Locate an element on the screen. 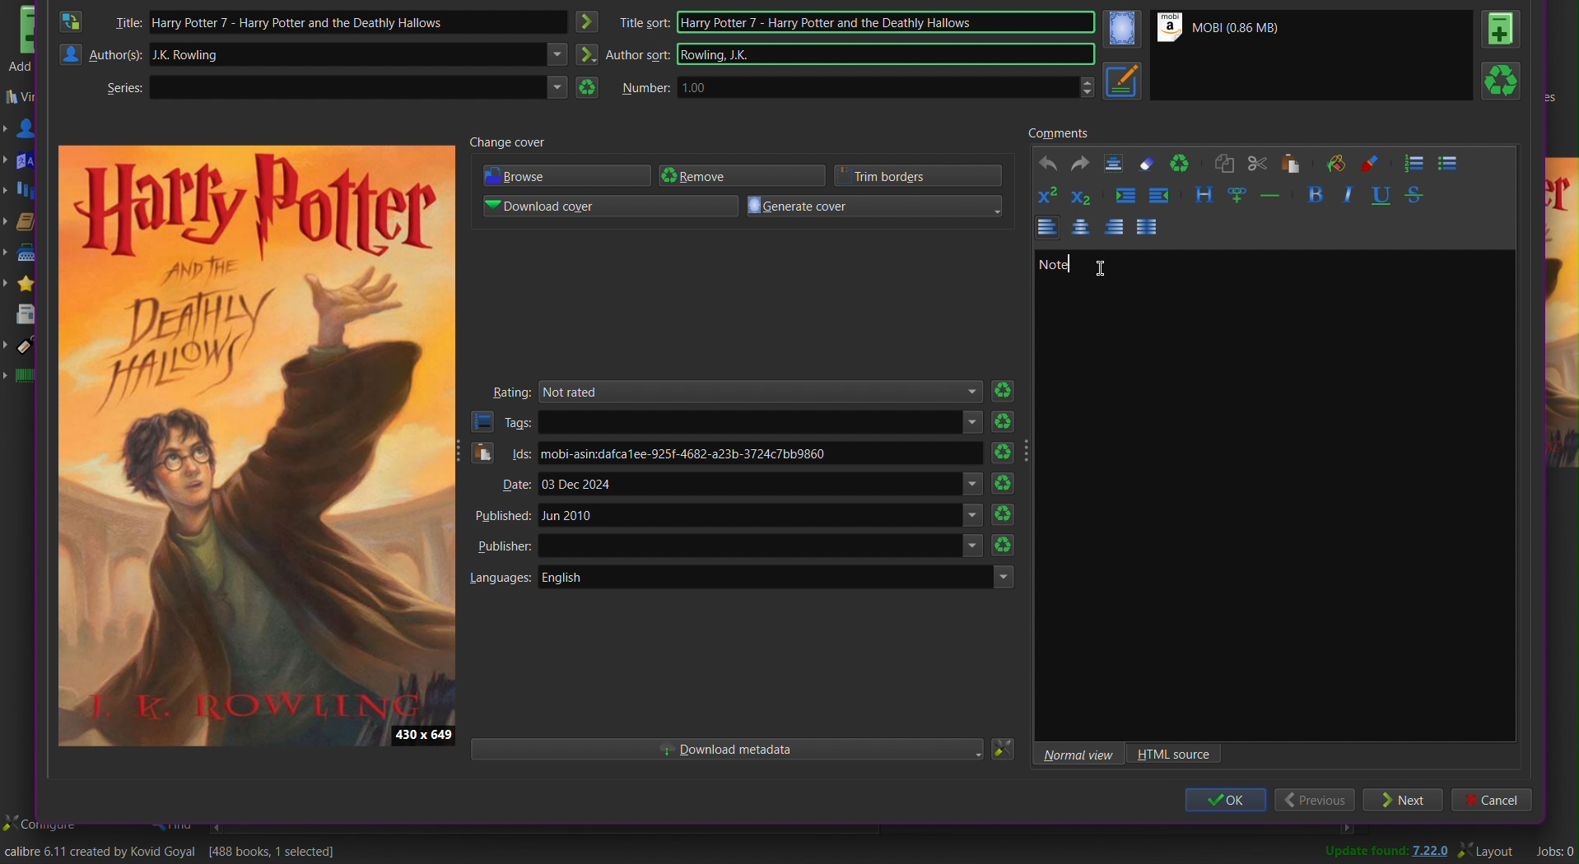  preview cover is located at coordinates (1561, 317).